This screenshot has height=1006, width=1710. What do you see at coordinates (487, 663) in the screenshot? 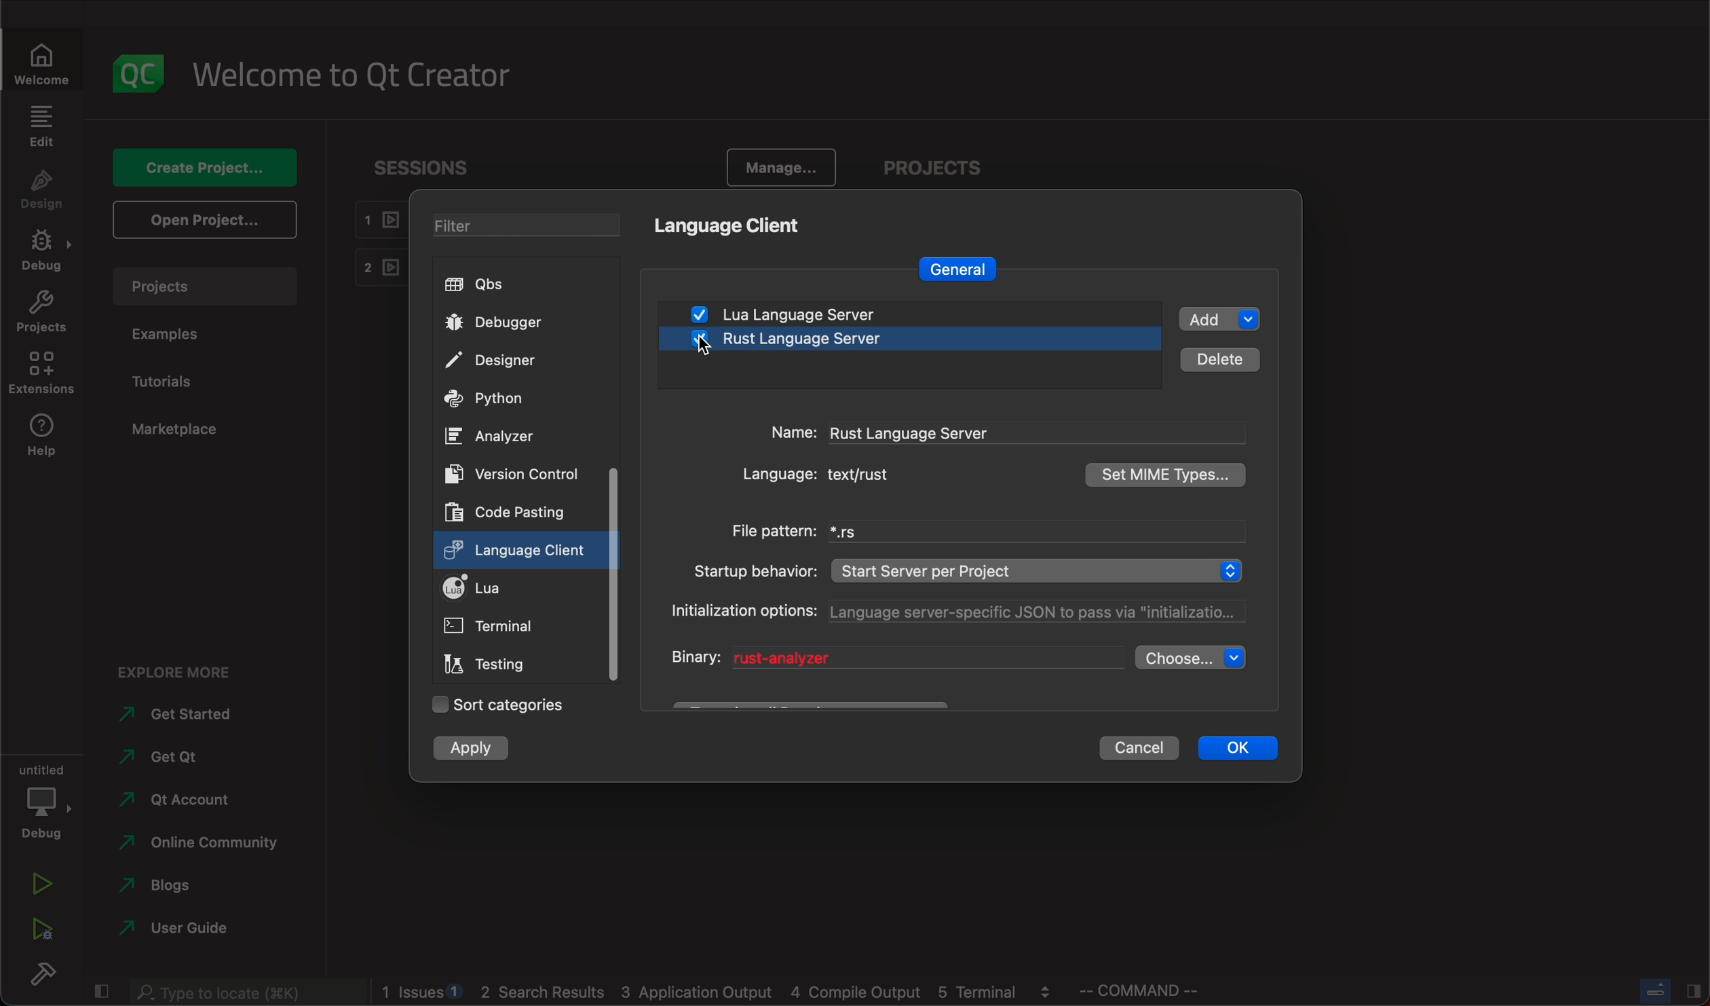
I see `testing` at bounding box center [487, 663].